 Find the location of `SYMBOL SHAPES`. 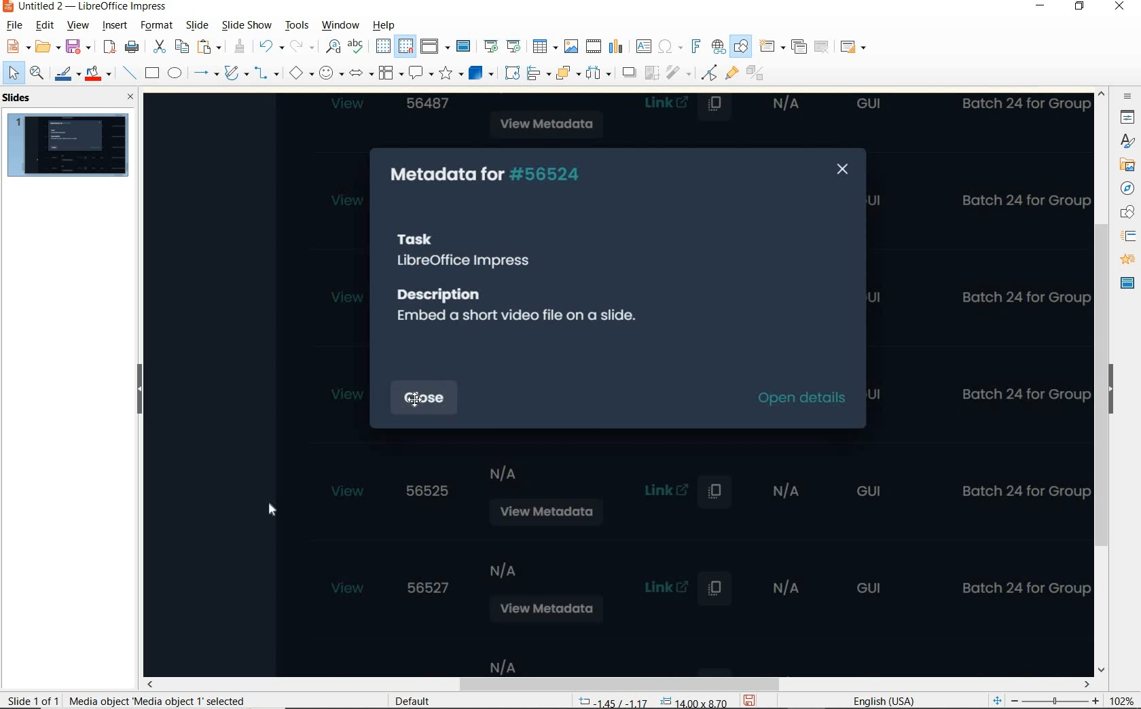

SYMBOL SHAPES is located at coordinates (331, 73).